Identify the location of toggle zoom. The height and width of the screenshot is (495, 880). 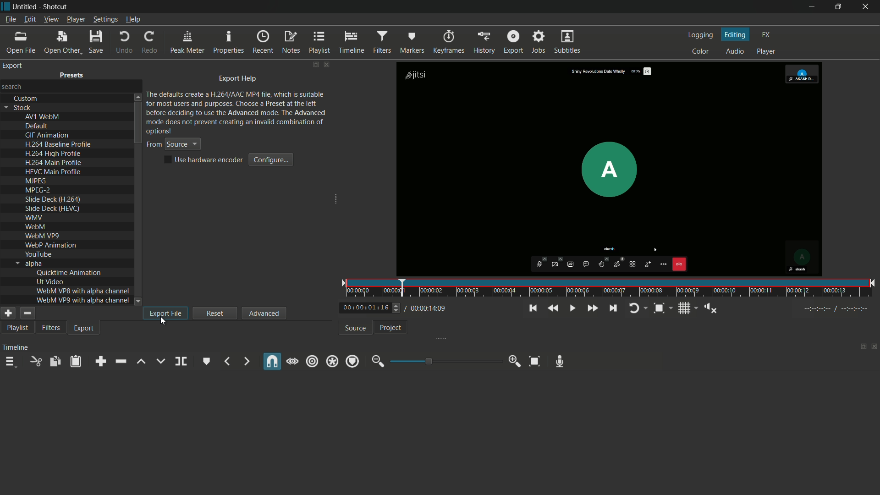
(659, 308).